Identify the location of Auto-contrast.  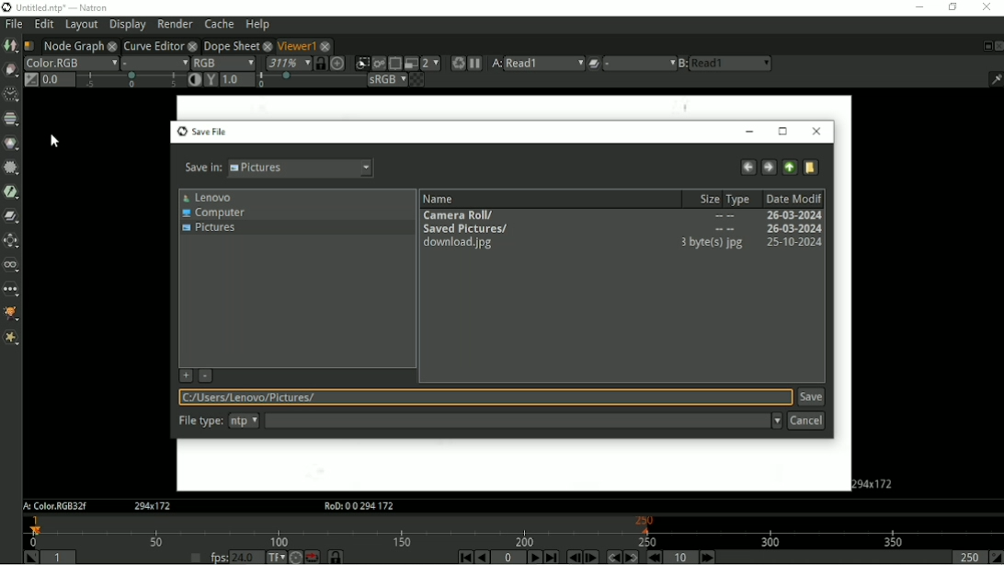
(193, 80).